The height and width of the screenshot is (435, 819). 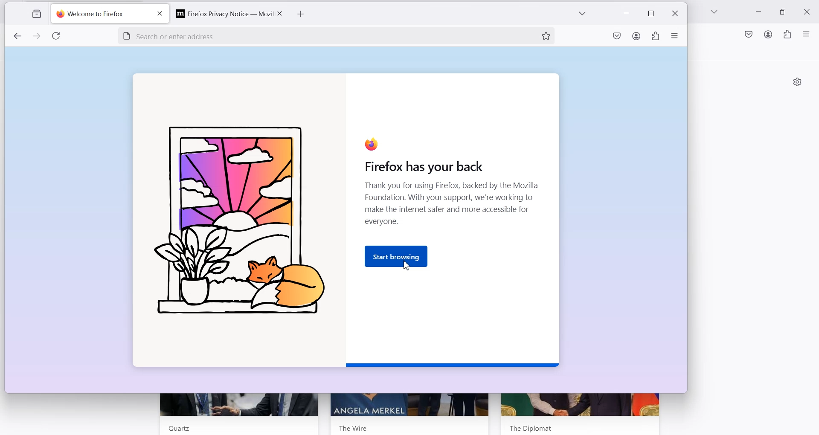 What do you see at coordinates (371, 144) in the screenshot?
I see `firefox logo` at bounding box center [371, 144].